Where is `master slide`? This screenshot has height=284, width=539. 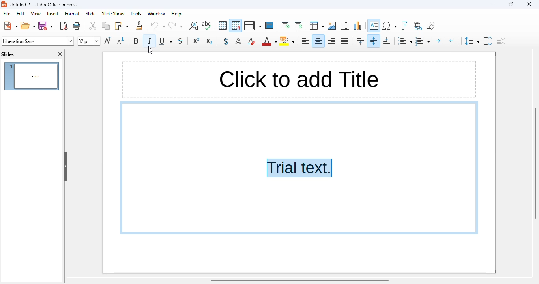 master slide is located at coordinates (269, 26).